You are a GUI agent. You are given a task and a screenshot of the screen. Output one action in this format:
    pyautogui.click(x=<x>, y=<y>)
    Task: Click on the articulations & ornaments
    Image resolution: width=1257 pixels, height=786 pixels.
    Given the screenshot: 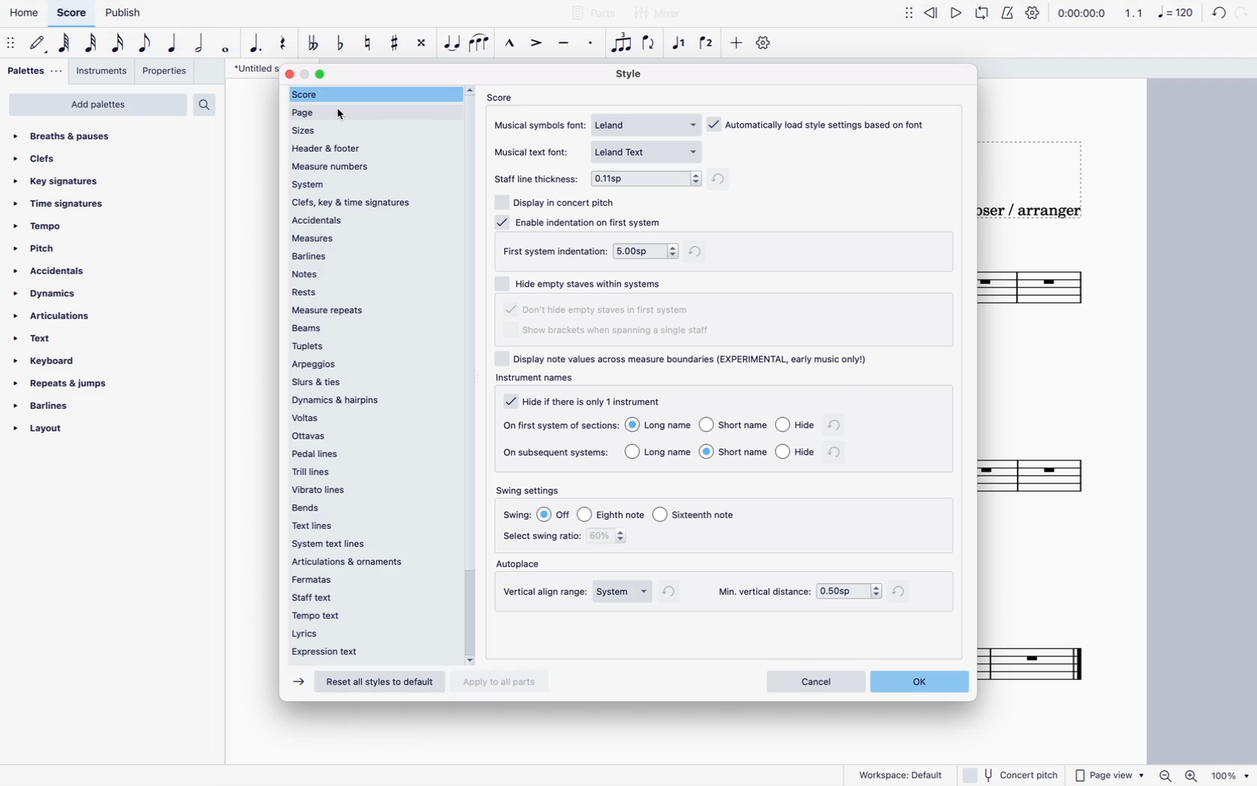 What is the action you would take?
    pyautogui.click(x=353, y=563)
    